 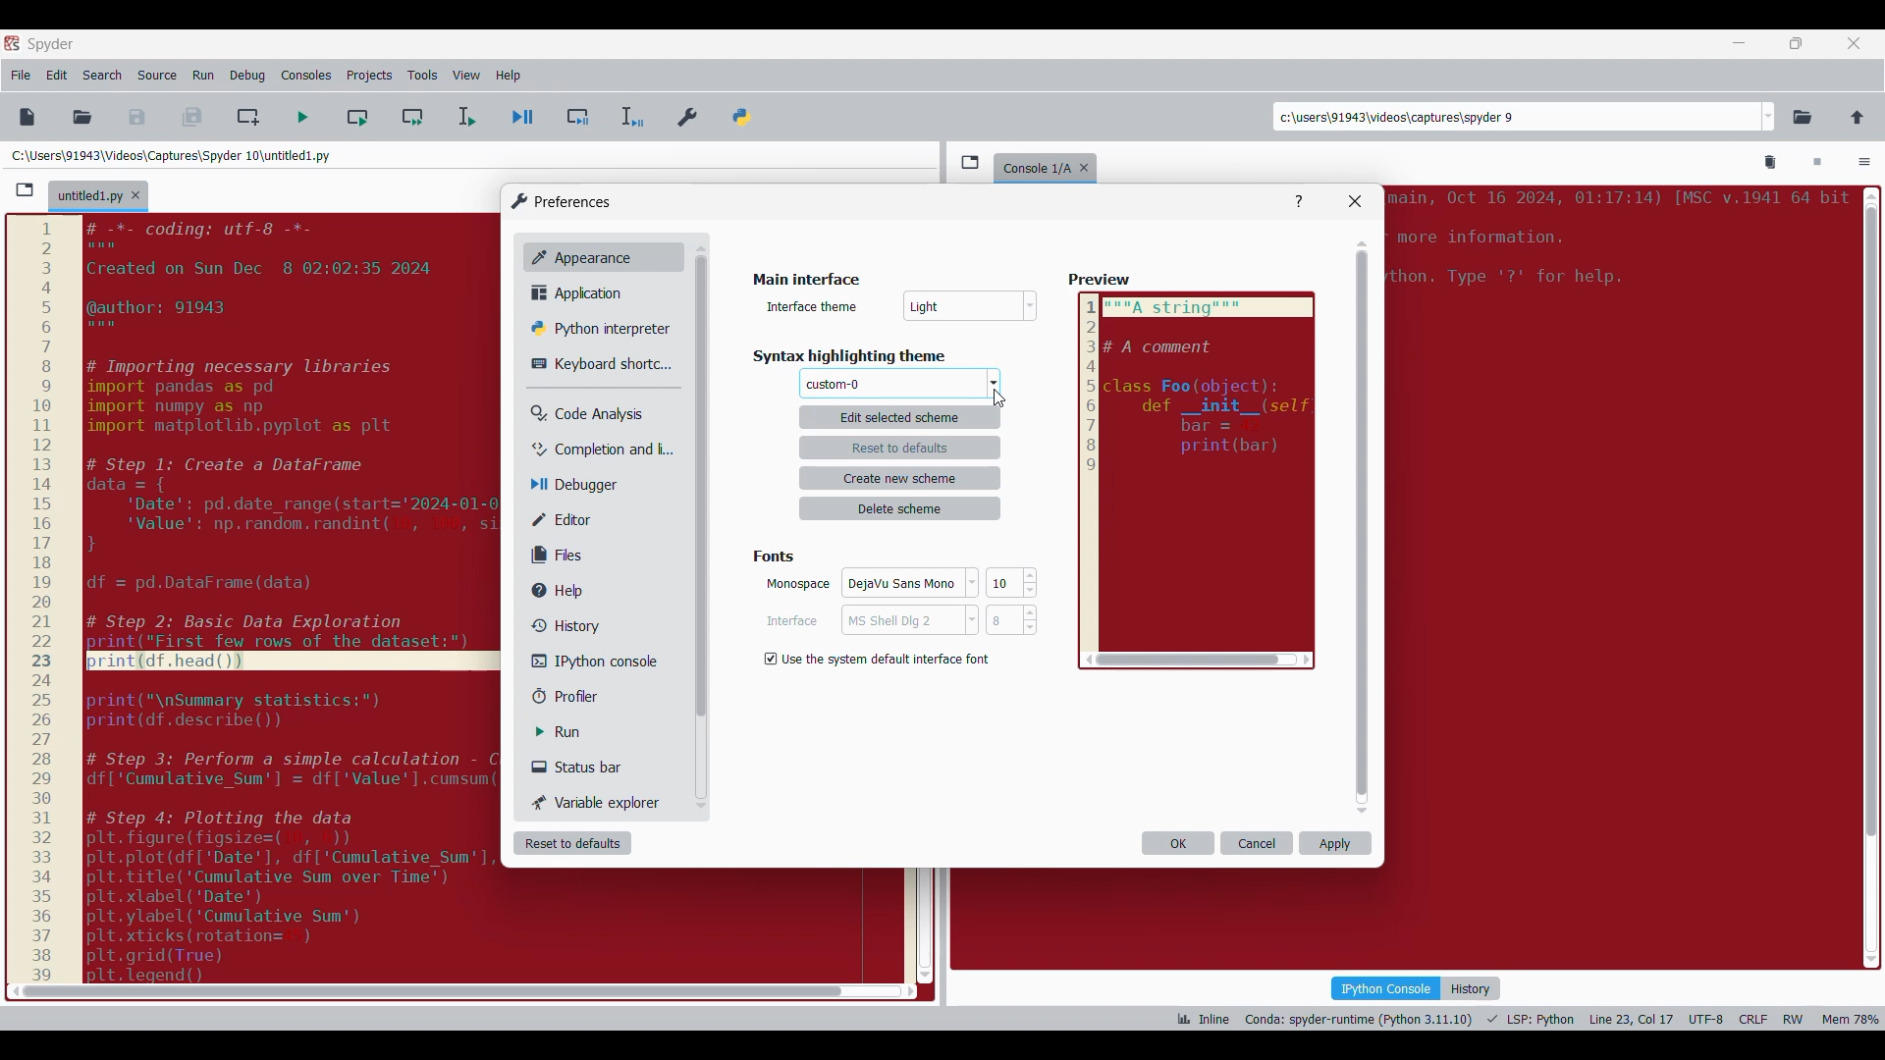 I want to click on Location options, so click(x=1769, y=117).